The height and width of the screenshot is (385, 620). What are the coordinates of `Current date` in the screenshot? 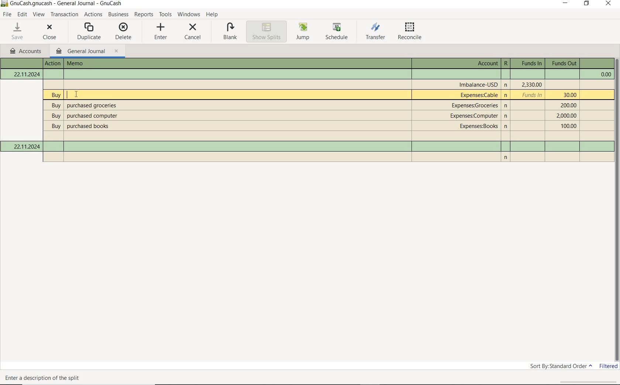 It's located at (26, 146).